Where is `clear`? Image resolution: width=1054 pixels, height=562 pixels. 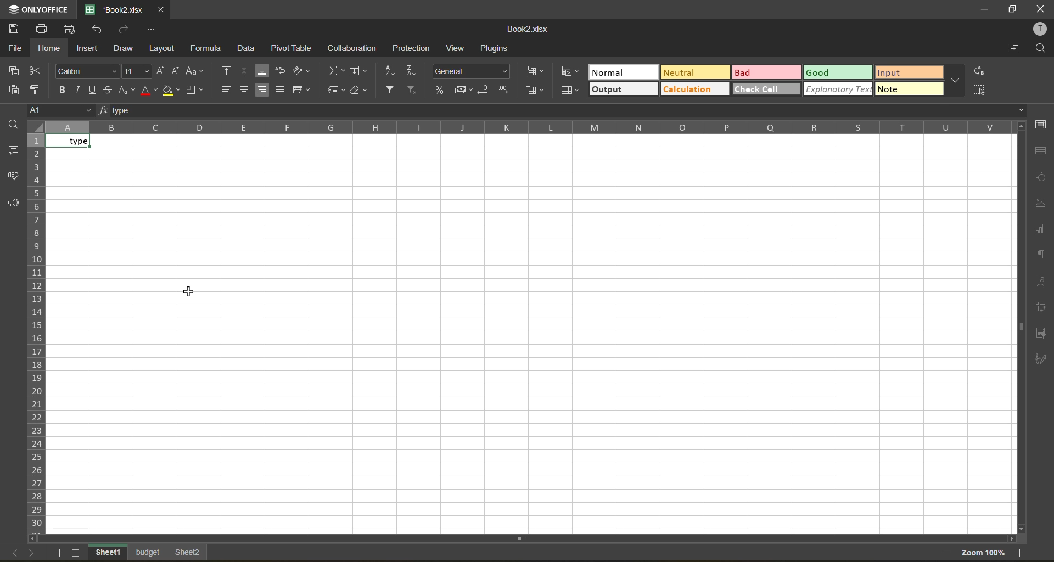
clear is located at coordinates (357, 91).